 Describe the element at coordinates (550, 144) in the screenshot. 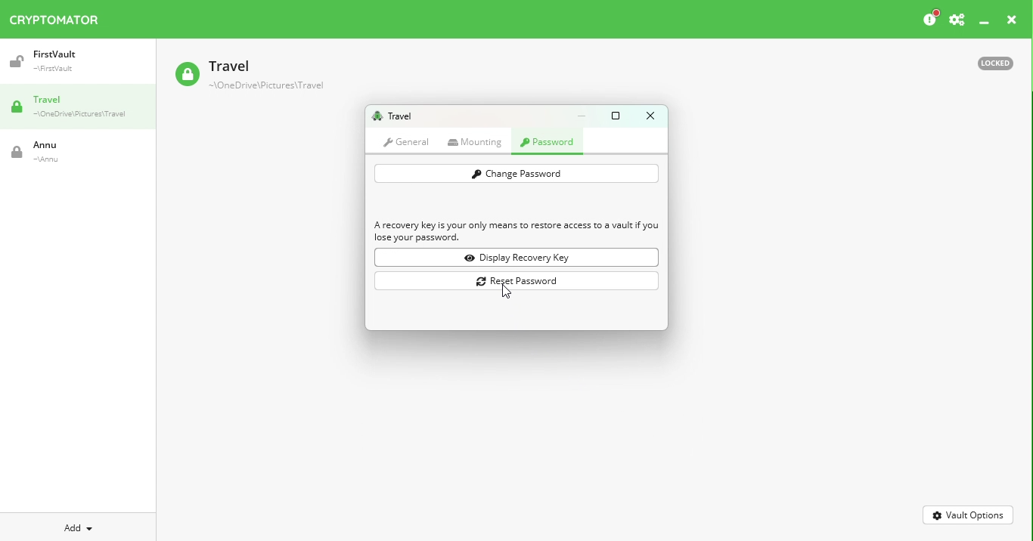

I see `mouse on Password` at that location.